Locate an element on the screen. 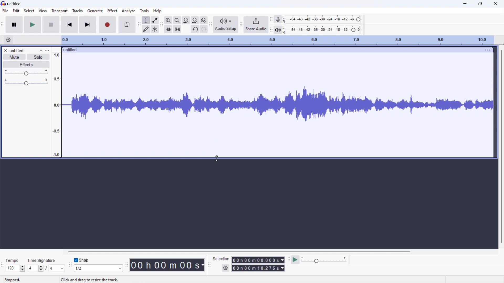 The height and width of the screenshot is (283, 504). play at speed is located at coordinates (296, 259).